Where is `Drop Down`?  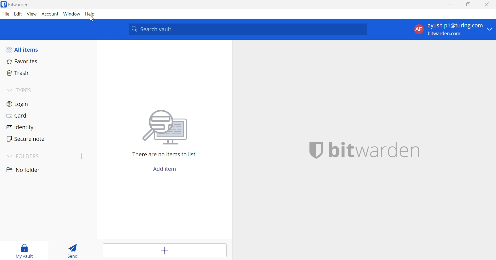 Drop Down is located at coordinates (9, 156).